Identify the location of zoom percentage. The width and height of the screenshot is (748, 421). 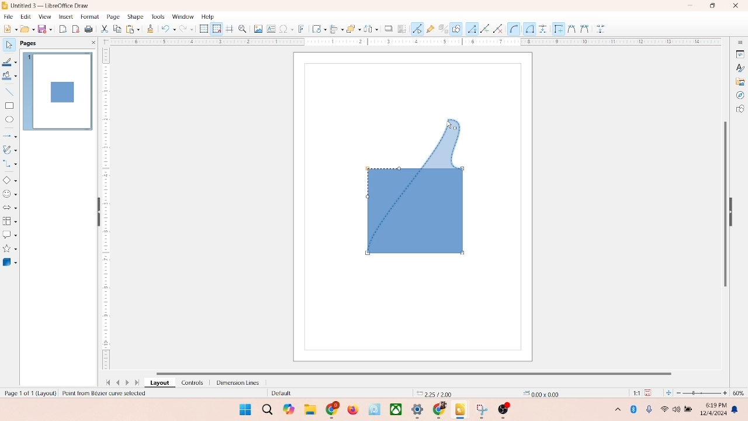
(740, 393).